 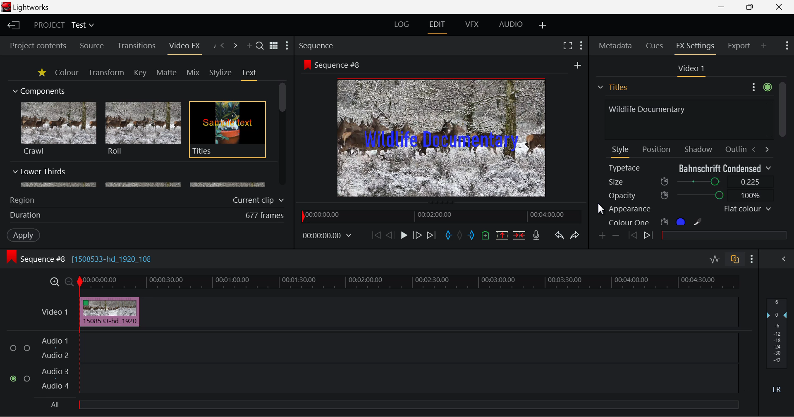 What do you see at coordinates (737, 259) in the screenshot?
I see `Toggle auto track sync` at bounding box center [737, 259].